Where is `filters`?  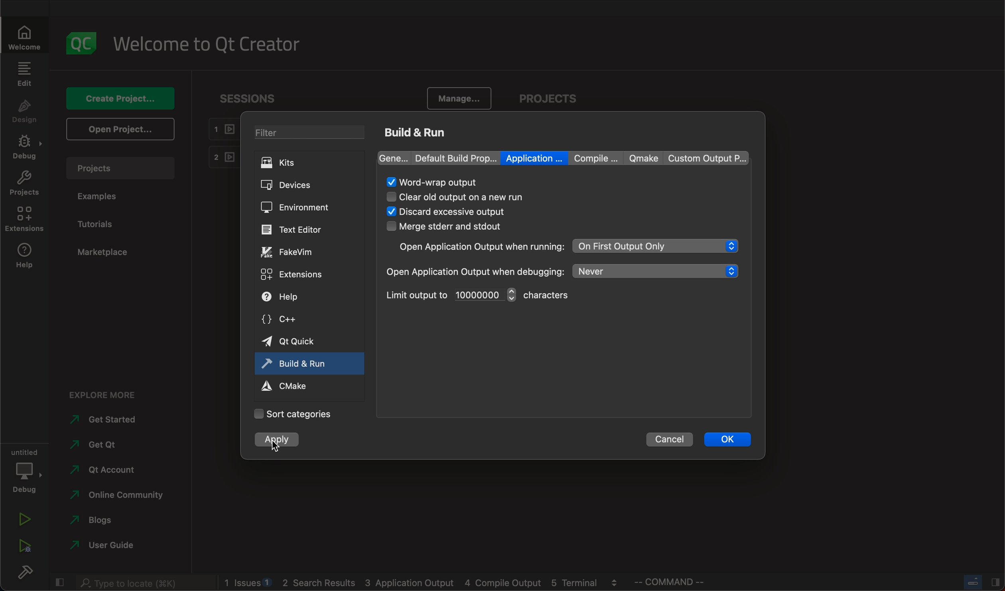
filters is located at coordinates (310, 133).